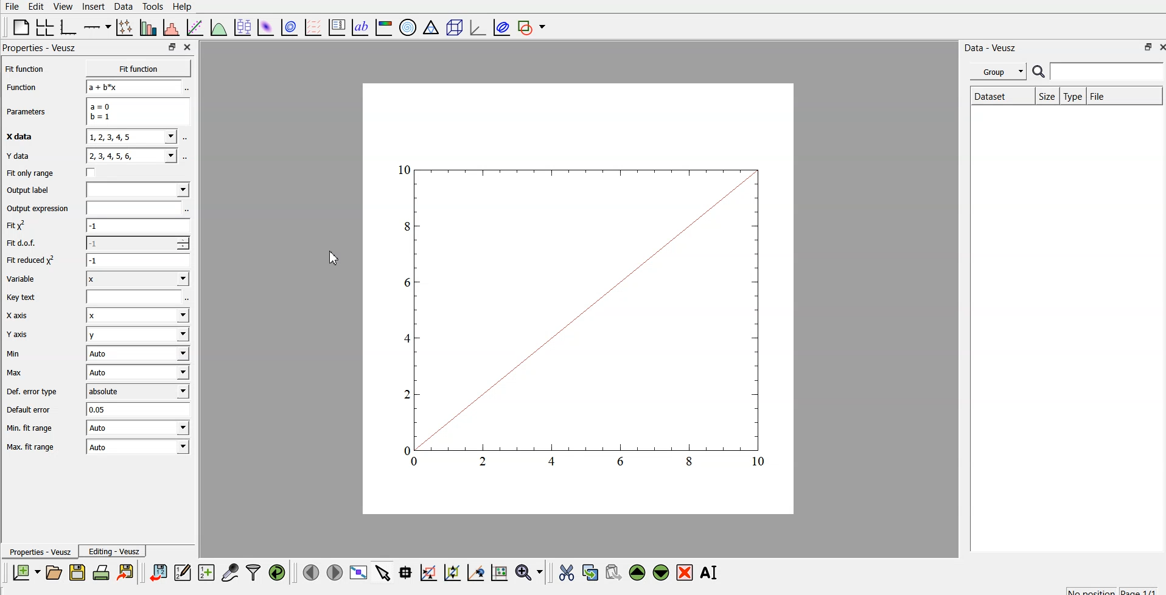 Image resolution: width=1166 pixels, height=595 pixels. Describe the element at coordinates (61, 6) in the screenshot. I see `view` at that location.